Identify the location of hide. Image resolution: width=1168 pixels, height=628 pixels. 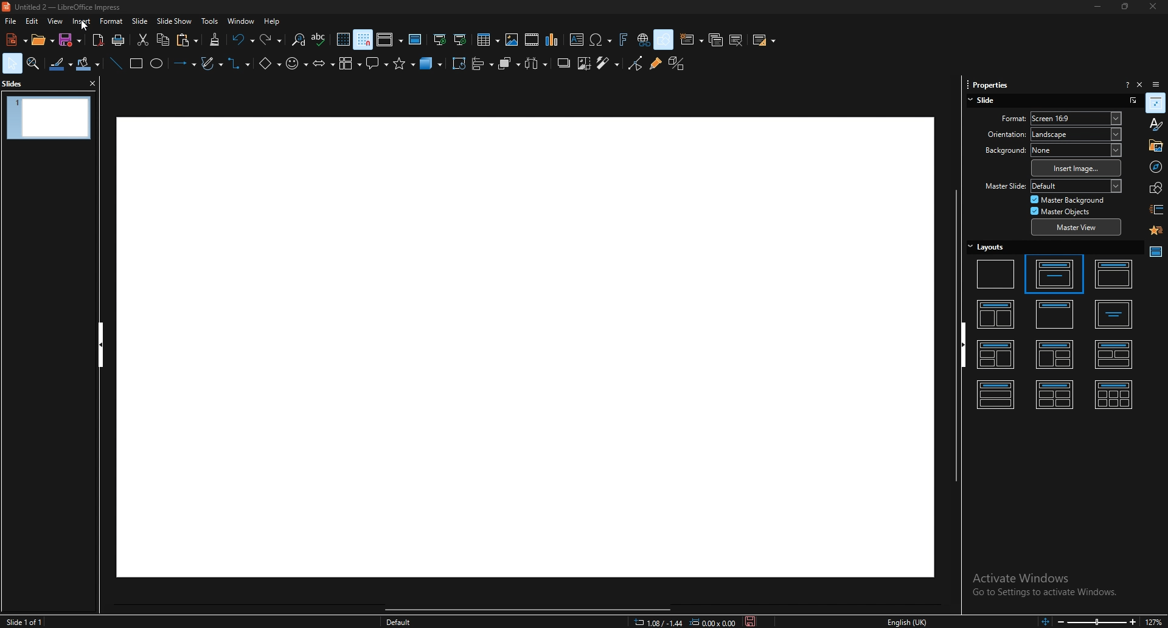
(100, 345).